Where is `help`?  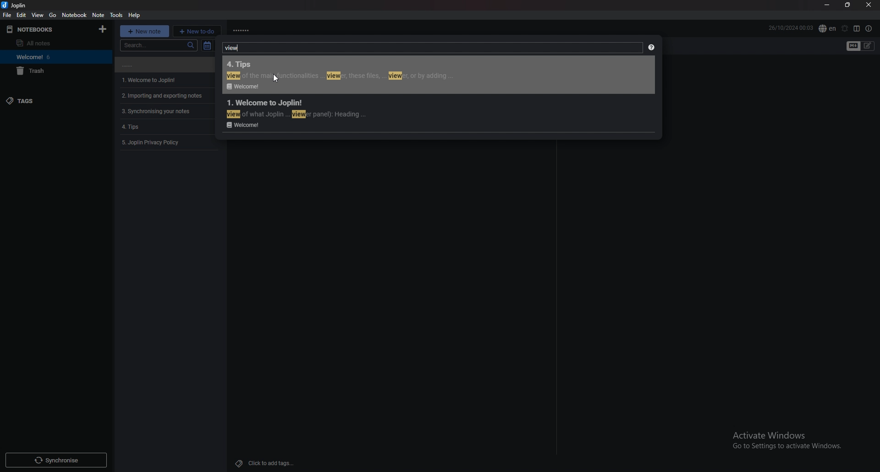
help is located at coordinates (136, 15).